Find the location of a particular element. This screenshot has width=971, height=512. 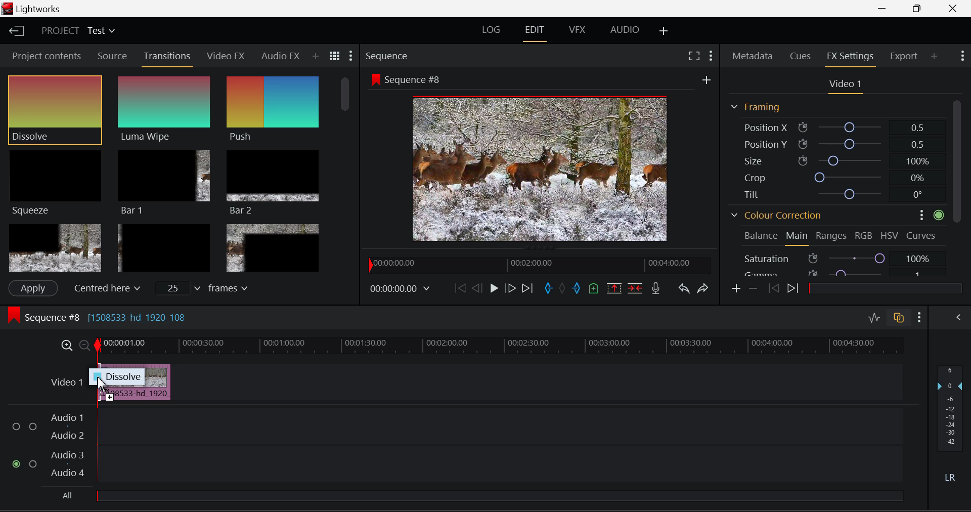

VFX is located at coordinates (577, 31).